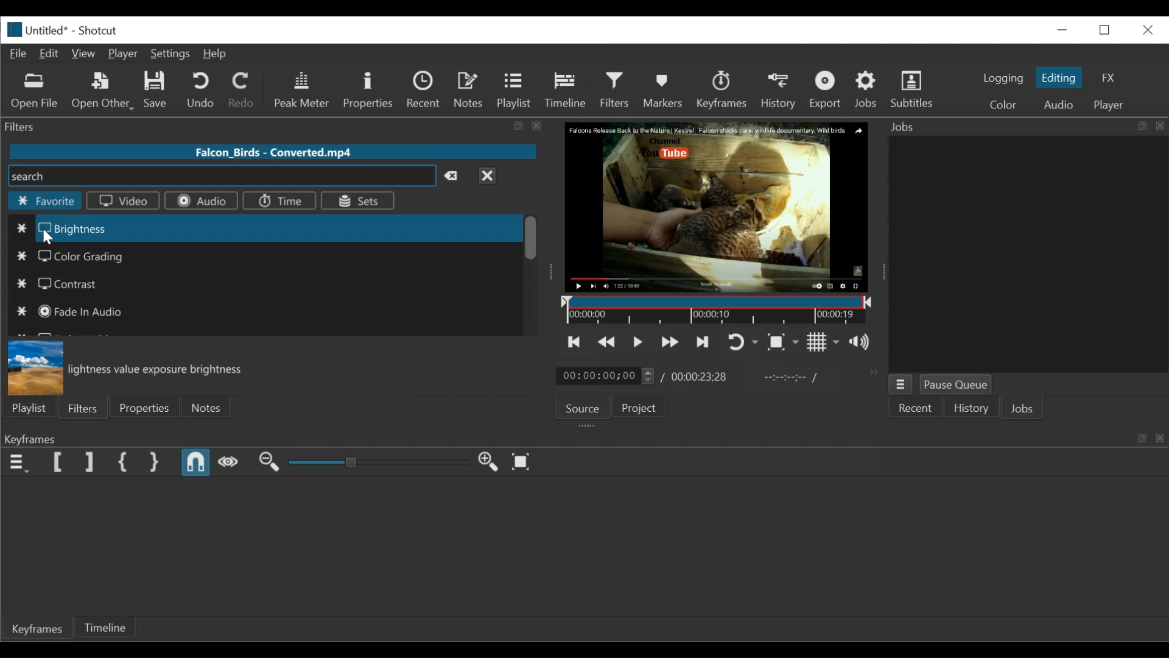 The image size is (1169, 658). What do you see at coordinates (85, 407) in the screenshot?
I see `Filters` at bounding box center [85, 407].